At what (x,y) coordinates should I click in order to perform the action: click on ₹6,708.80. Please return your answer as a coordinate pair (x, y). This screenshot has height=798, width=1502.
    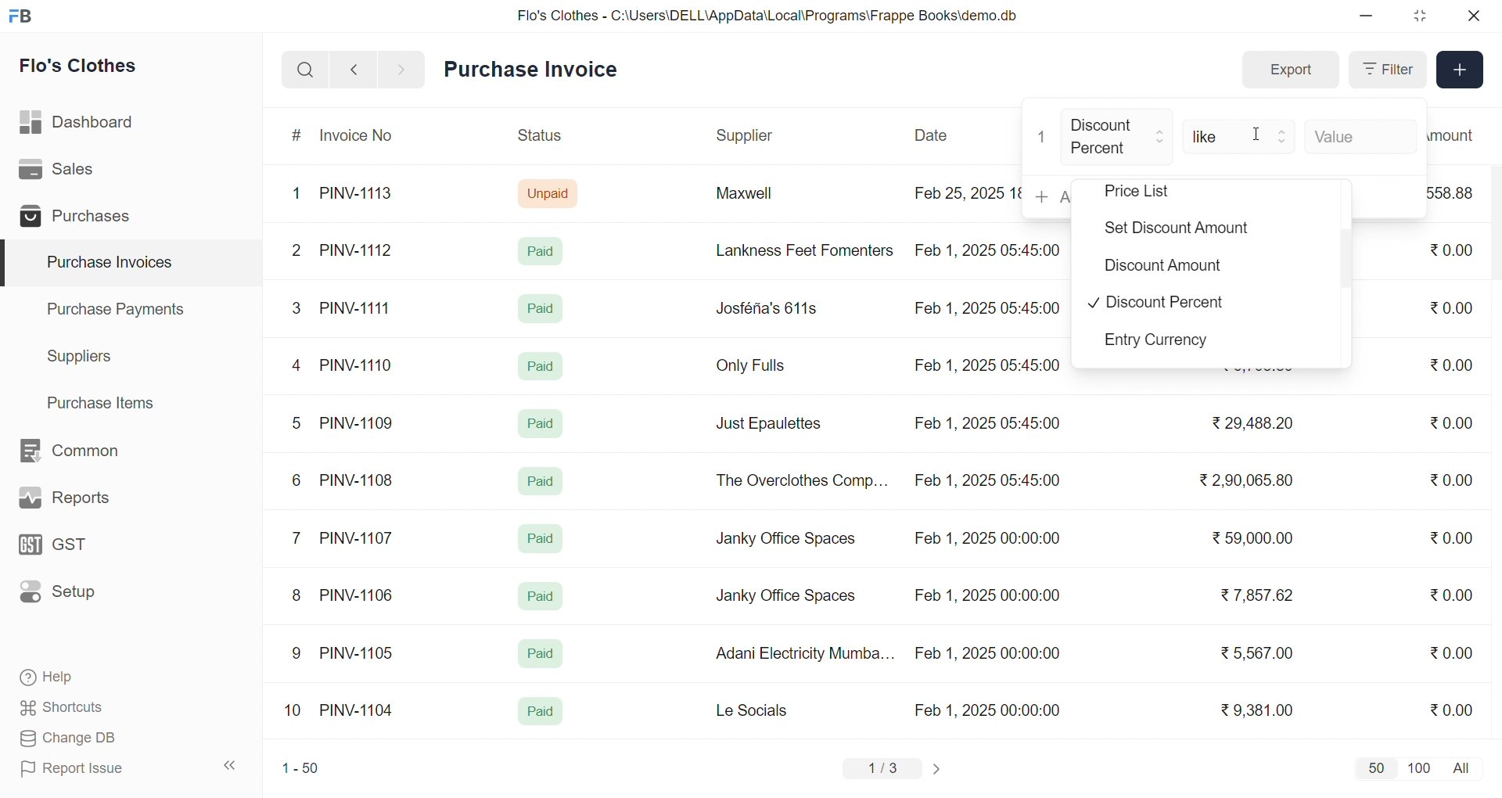
    Looking at the image, I should click on (1256, 369).